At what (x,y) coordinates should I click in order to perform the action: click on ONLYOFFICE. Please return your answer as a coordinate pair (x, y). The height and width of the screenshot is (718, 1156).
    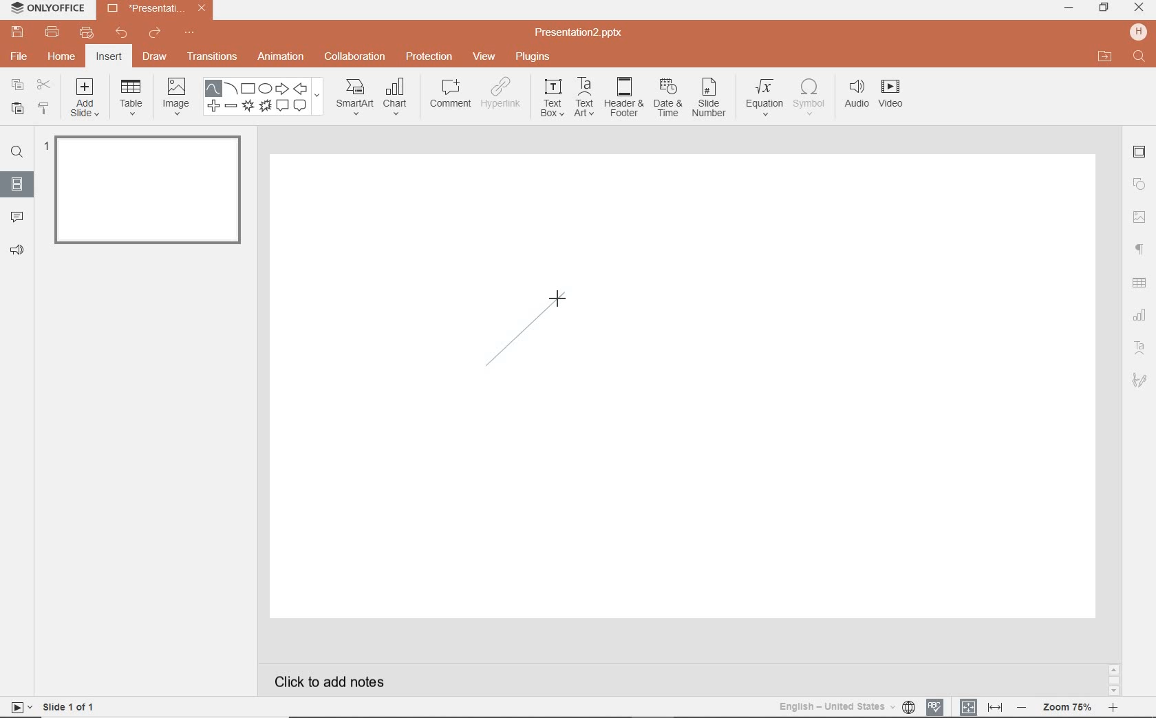
    Looking at the image, I should click on (48, 9).